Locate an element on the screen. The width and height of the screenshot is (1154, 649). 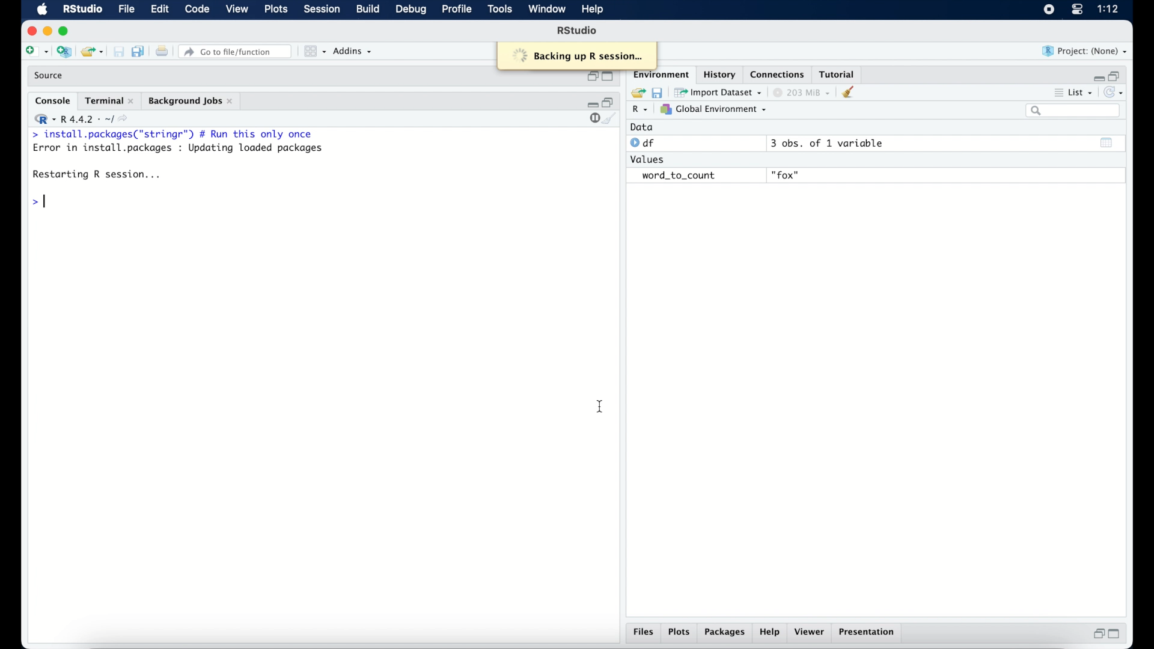
files is located at coordinates (646, 632).